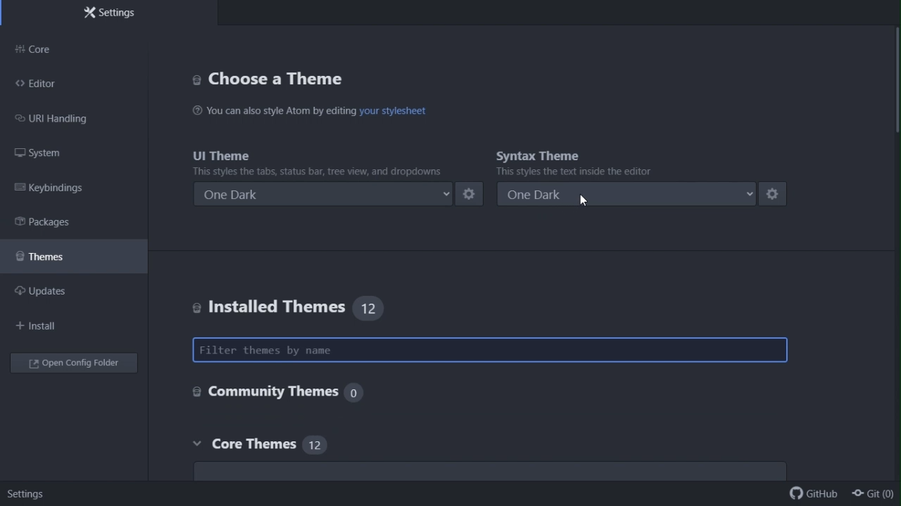  I want to click on Filter themes by name, so click(490, 350).